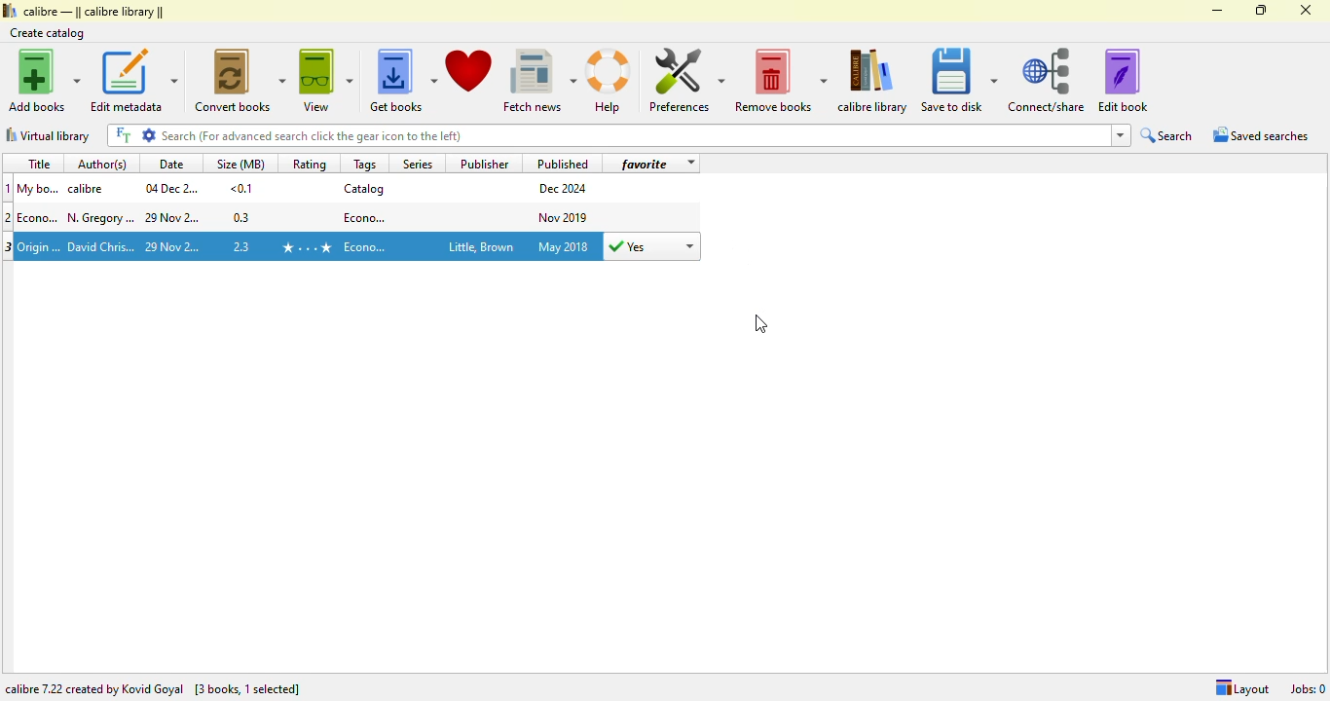 The width and height of the screenshot is (1330, 701). What do you see at coordinates (241, 80) in the screenshot?
I see `convert books` at bounding box center [241, 80].